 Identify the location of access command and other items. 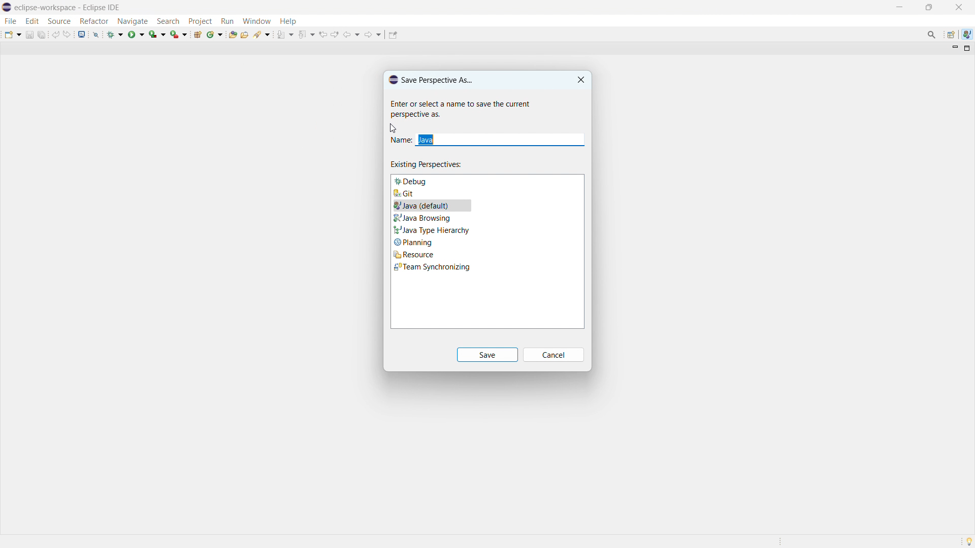
(931, 34).